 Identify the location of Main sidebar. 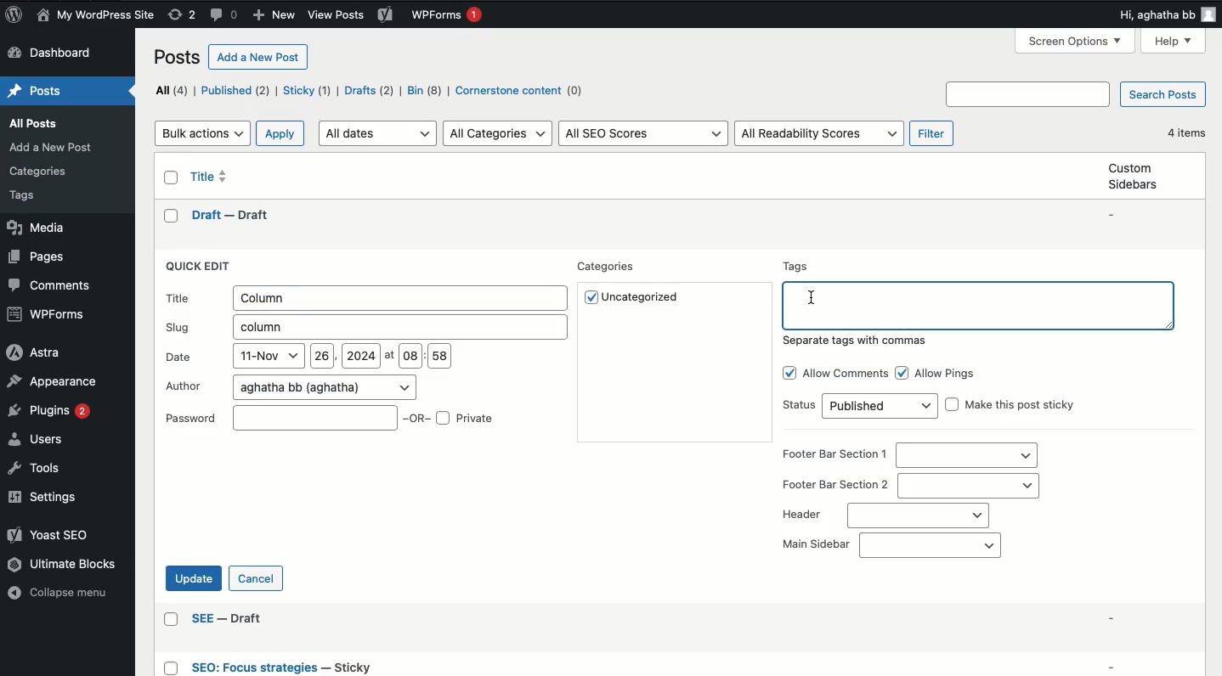
(887, 544).